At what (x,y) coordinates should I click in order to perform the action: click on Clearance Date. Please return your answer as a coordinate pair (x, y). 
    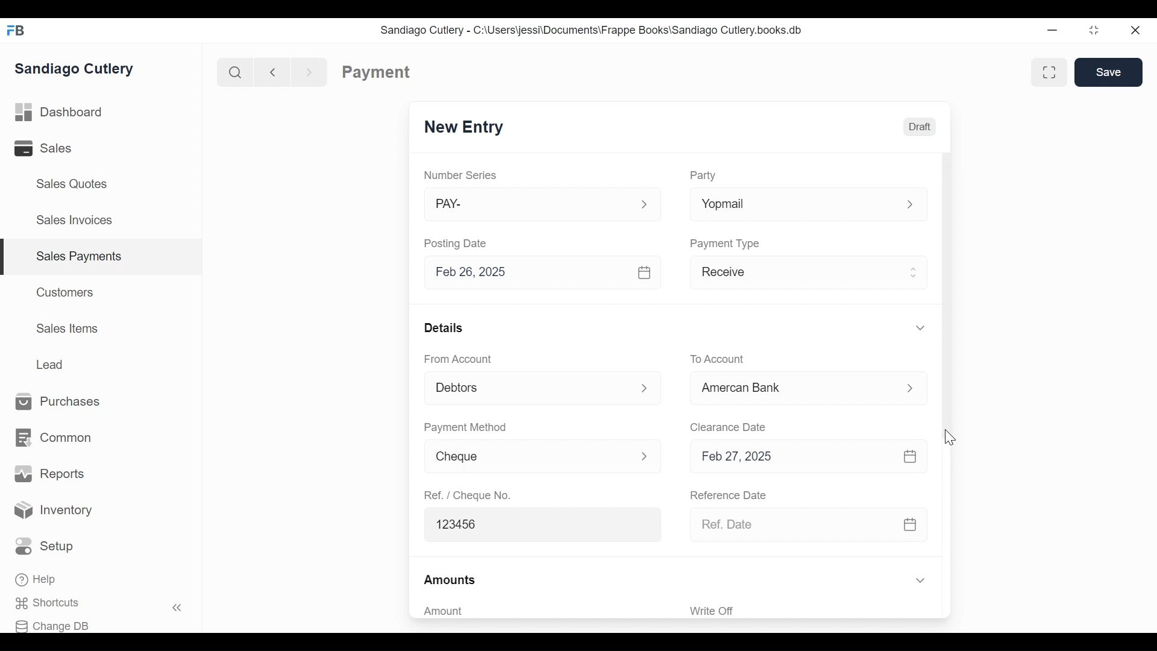
    Looking at the image, I should click on (729, 428).